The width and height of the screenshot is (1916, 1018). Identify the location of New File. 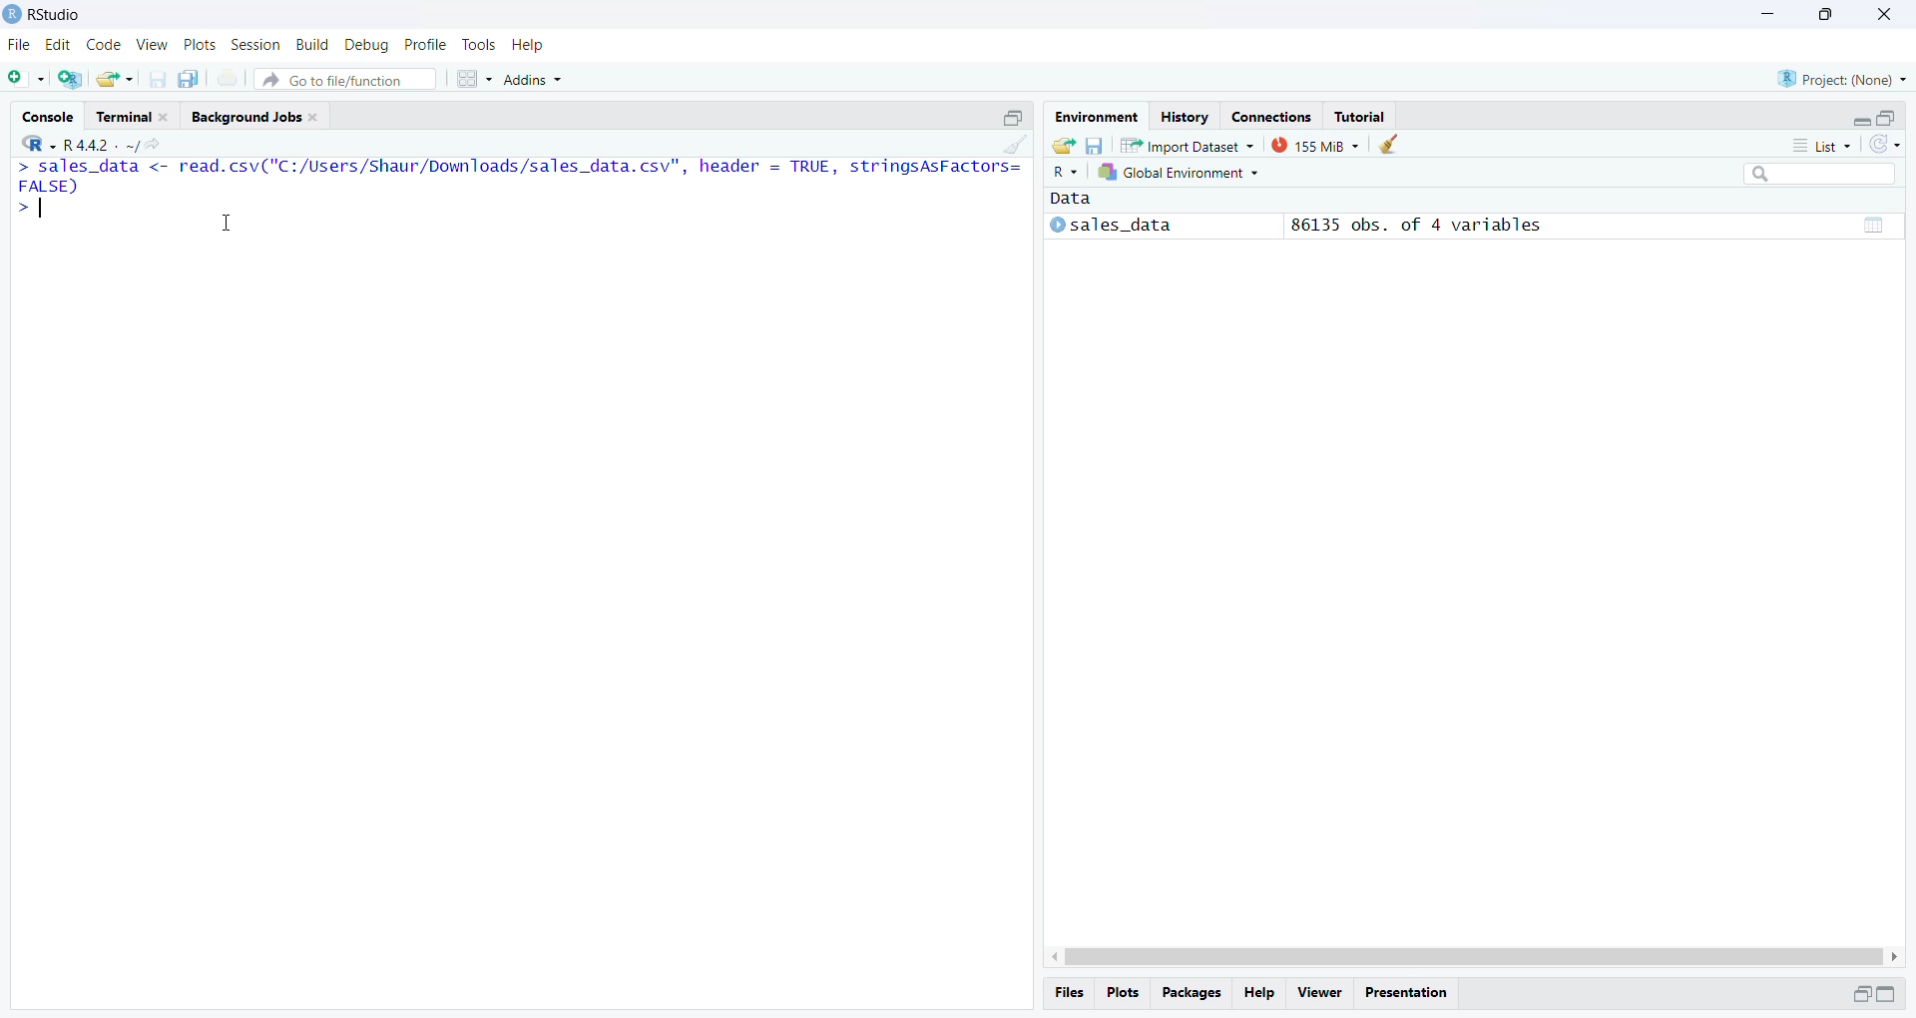
(24, 76).